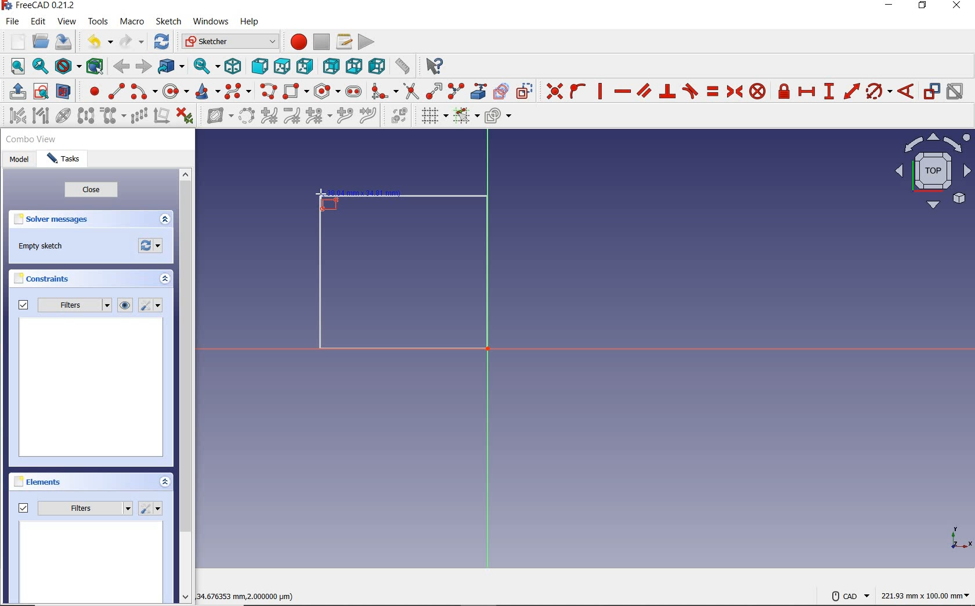 This screenshot has height=606, width=975. Describe the element at coordinates (41, 92) in the screenshot. I see `view sketch` at that location.